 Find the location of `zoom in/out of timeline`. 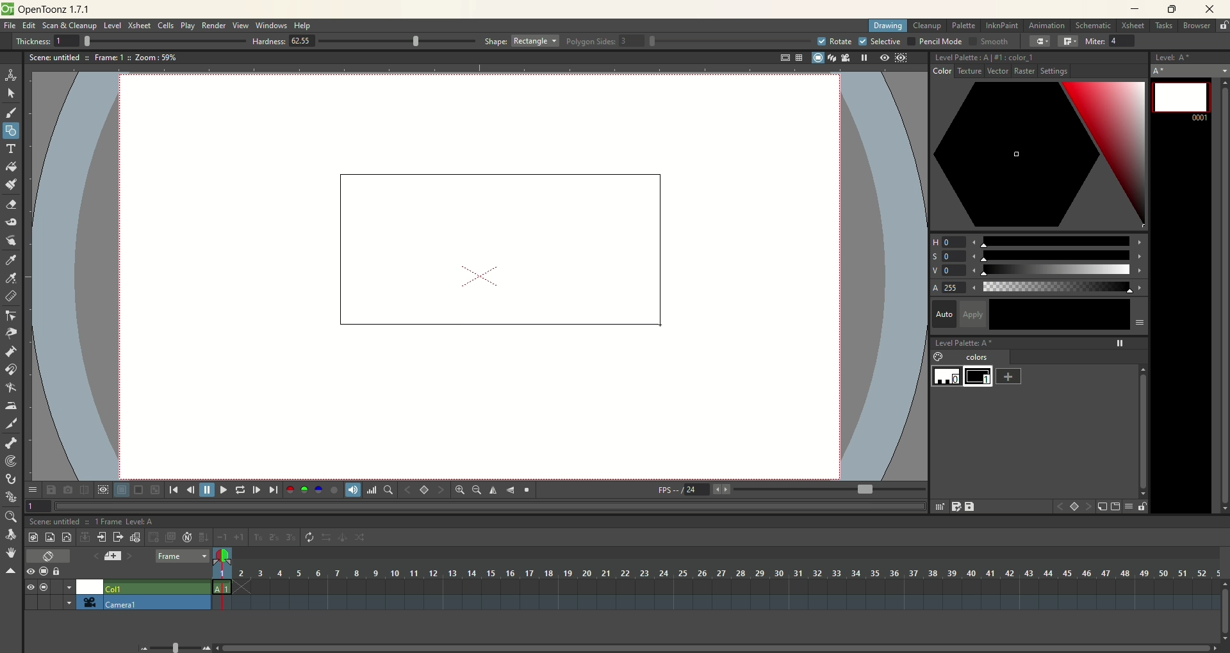

zoom in/out of timeline is located at coordinates (175, 647).